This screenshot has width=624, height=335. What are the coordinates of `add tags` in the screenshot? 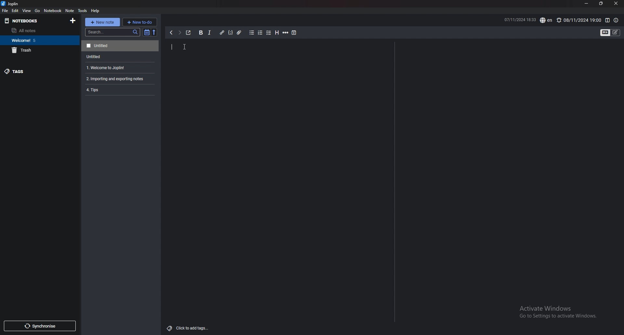 It's located at (188, 329).